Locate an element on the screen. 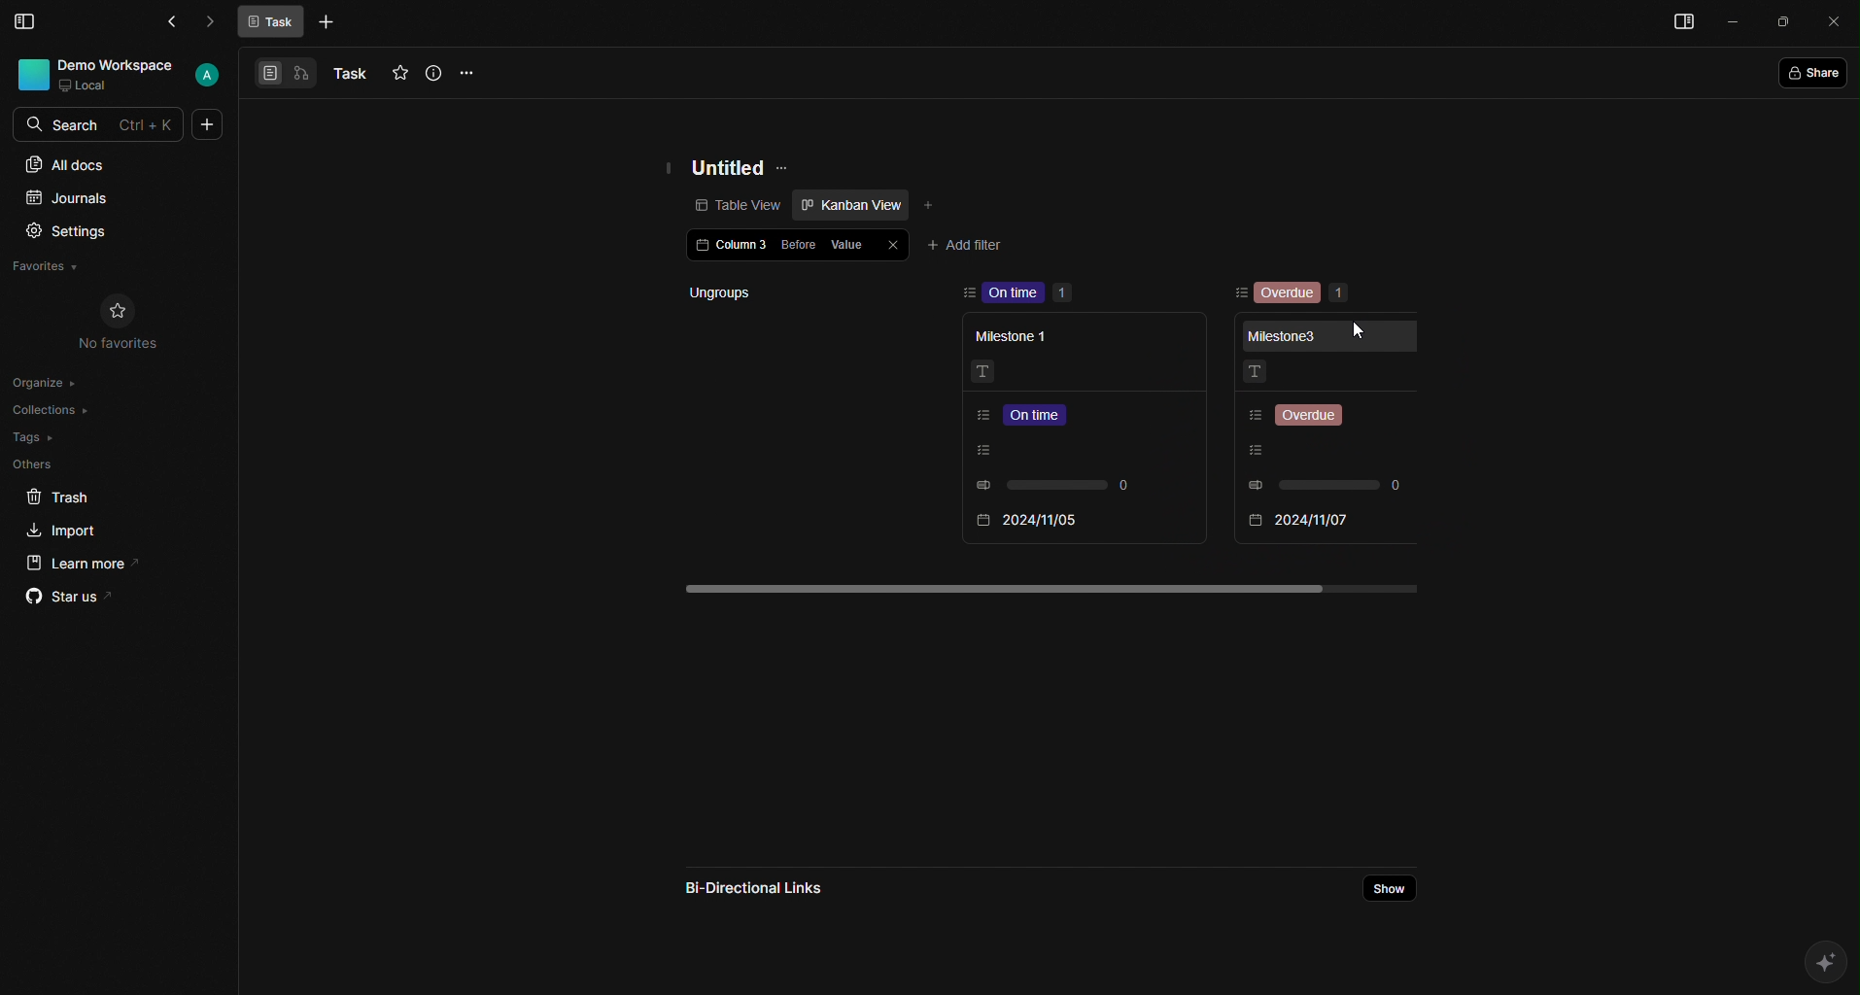  Listing is located at coordinates (1047, 450).